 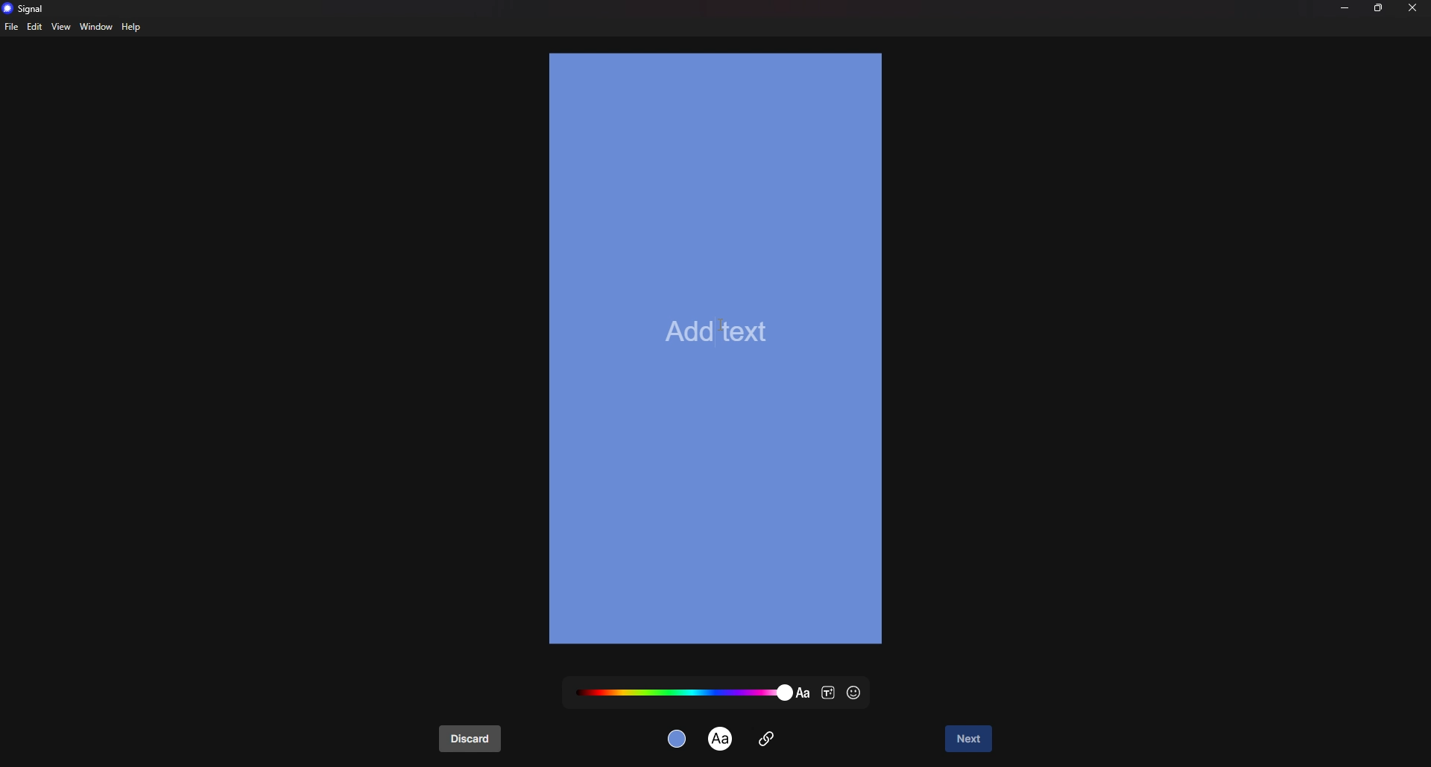 What do you see at coordinates (766, 737) in the screenshot?
I see `attachment` at bounding box center [766, 737].